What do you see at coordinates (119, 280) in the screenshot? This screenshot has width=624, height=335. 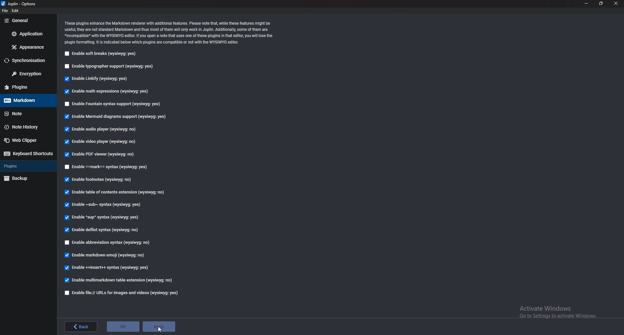 I see `Enable multimarkdown table extension` at bounding box center [119, 280].